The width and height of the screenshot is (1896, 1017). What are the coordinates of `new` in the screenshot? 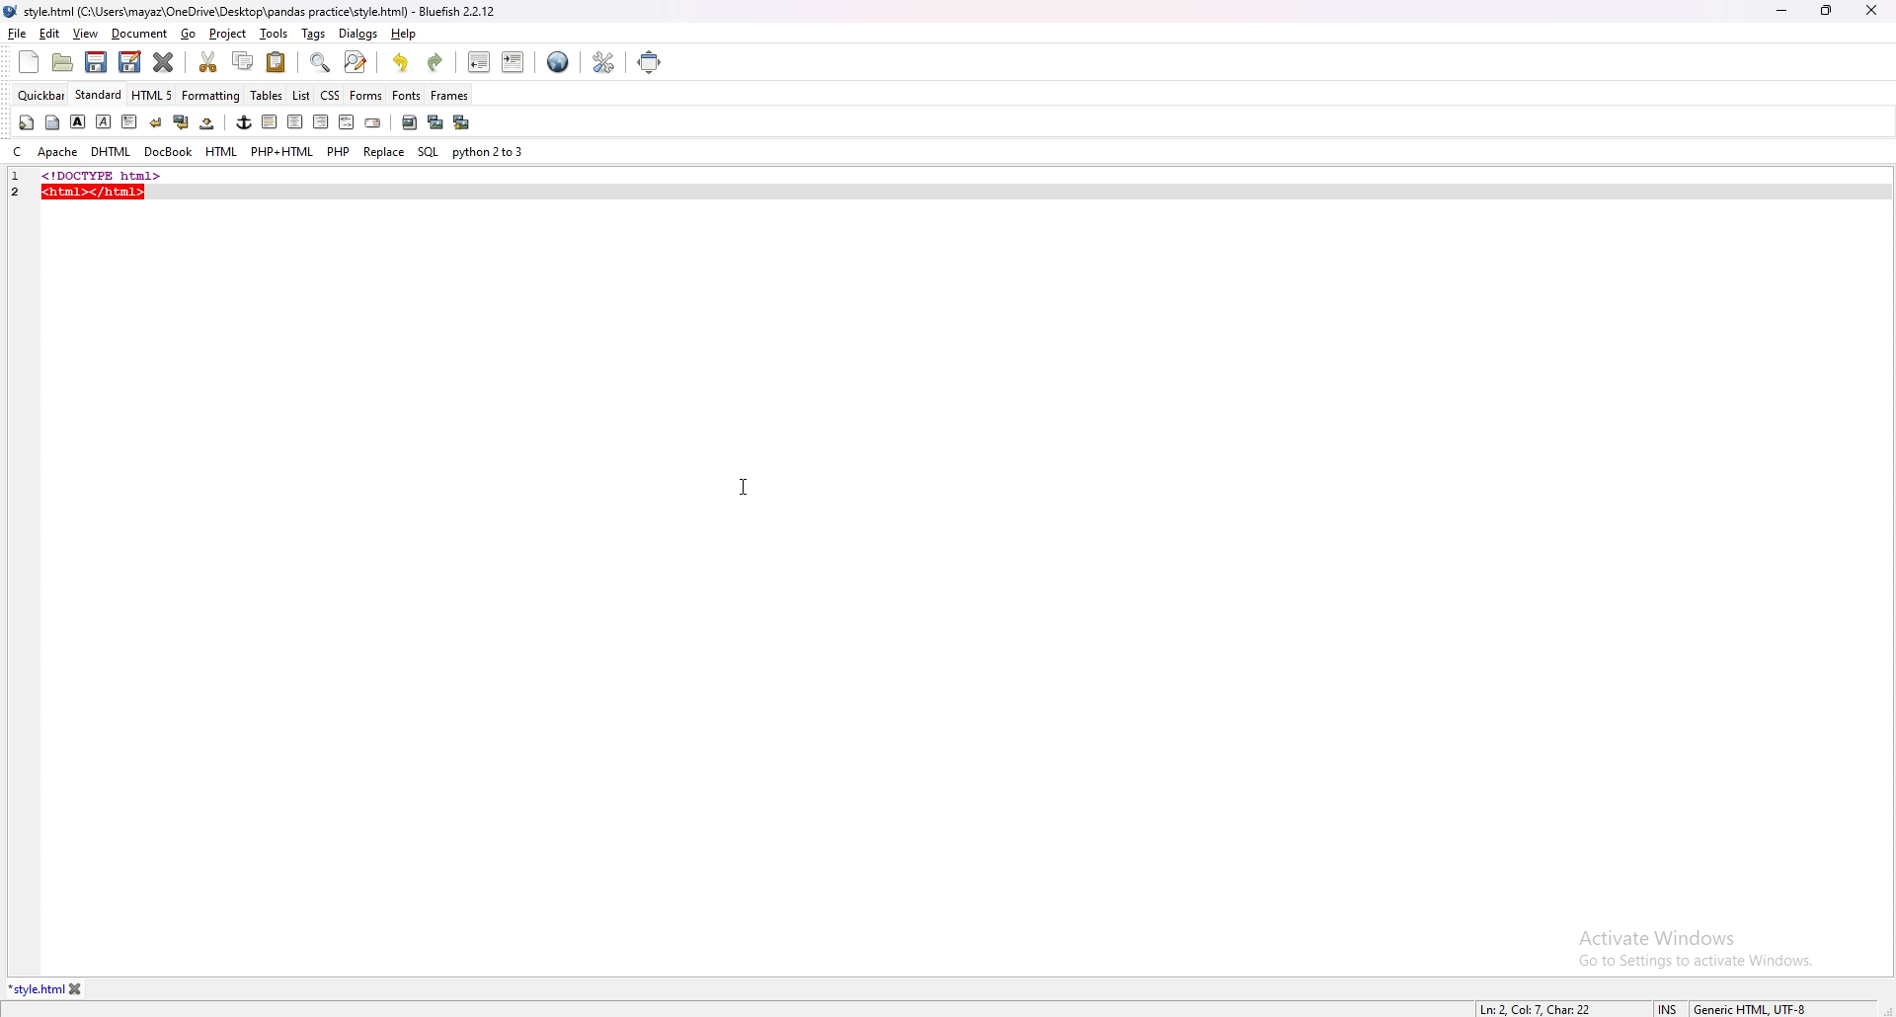 It's located at (29, 62).